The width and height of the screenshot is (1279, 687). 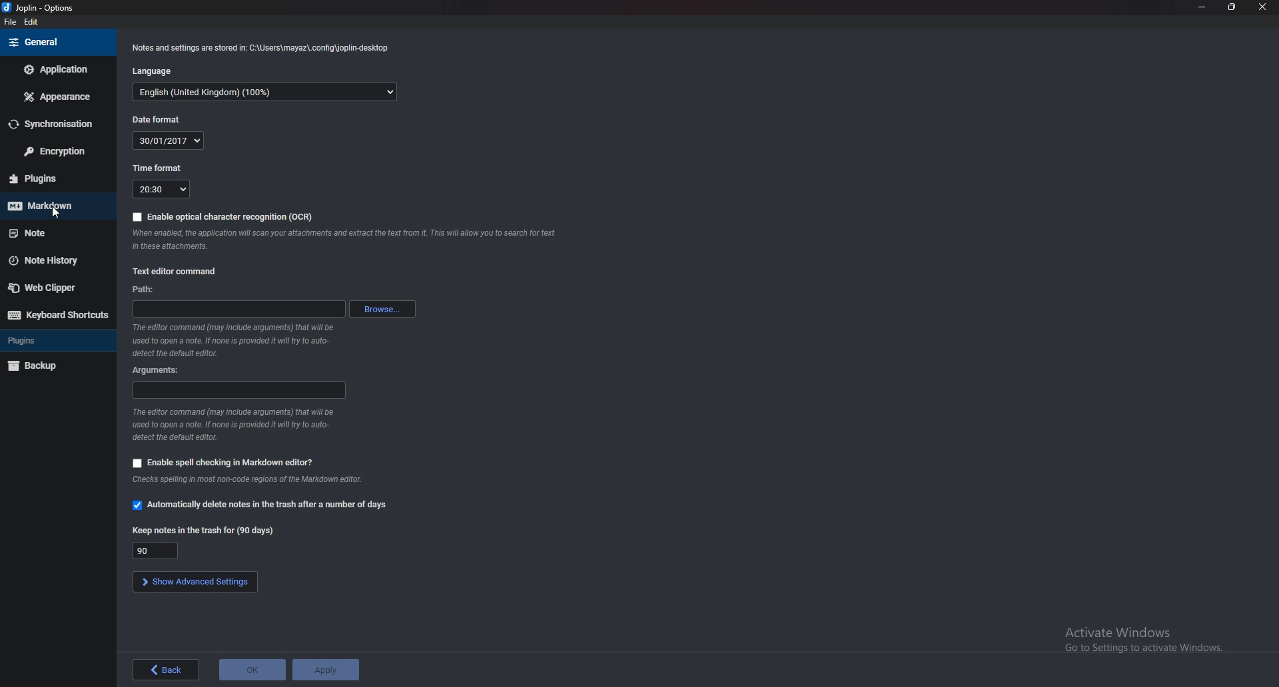 I want to click on Activate Windows
Go to Settings to activate Windows., so click(x=1141, y=633).